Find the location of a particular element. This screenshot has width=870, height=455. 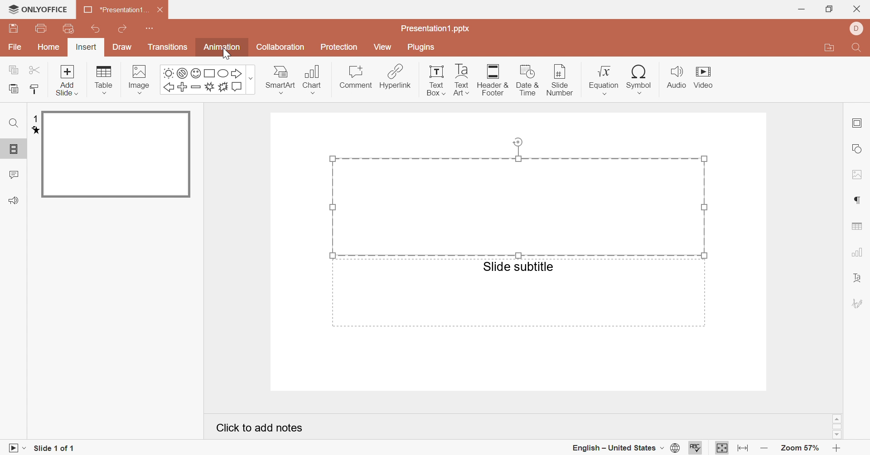

open file location is located at coordinates (832, 48).